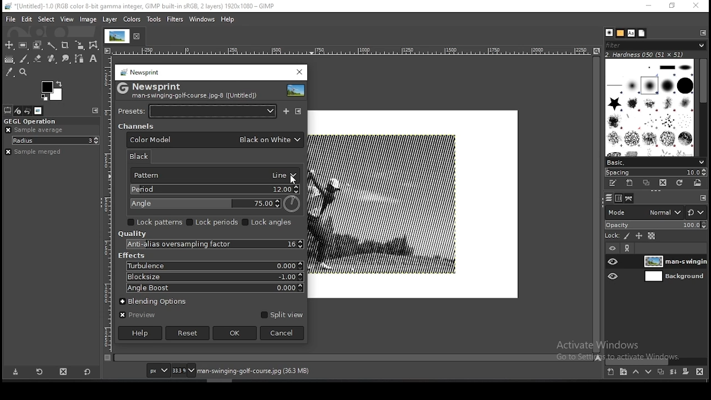  Describe the element at coordinates (655, 224) in the screenshot. I see `opacity` at that location.